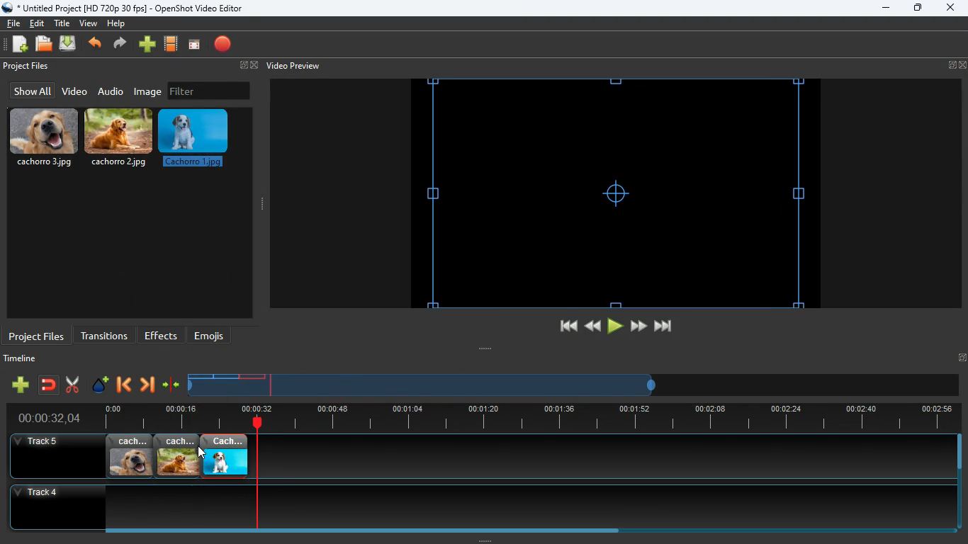  I want to click on timeline, so click(524, 418).